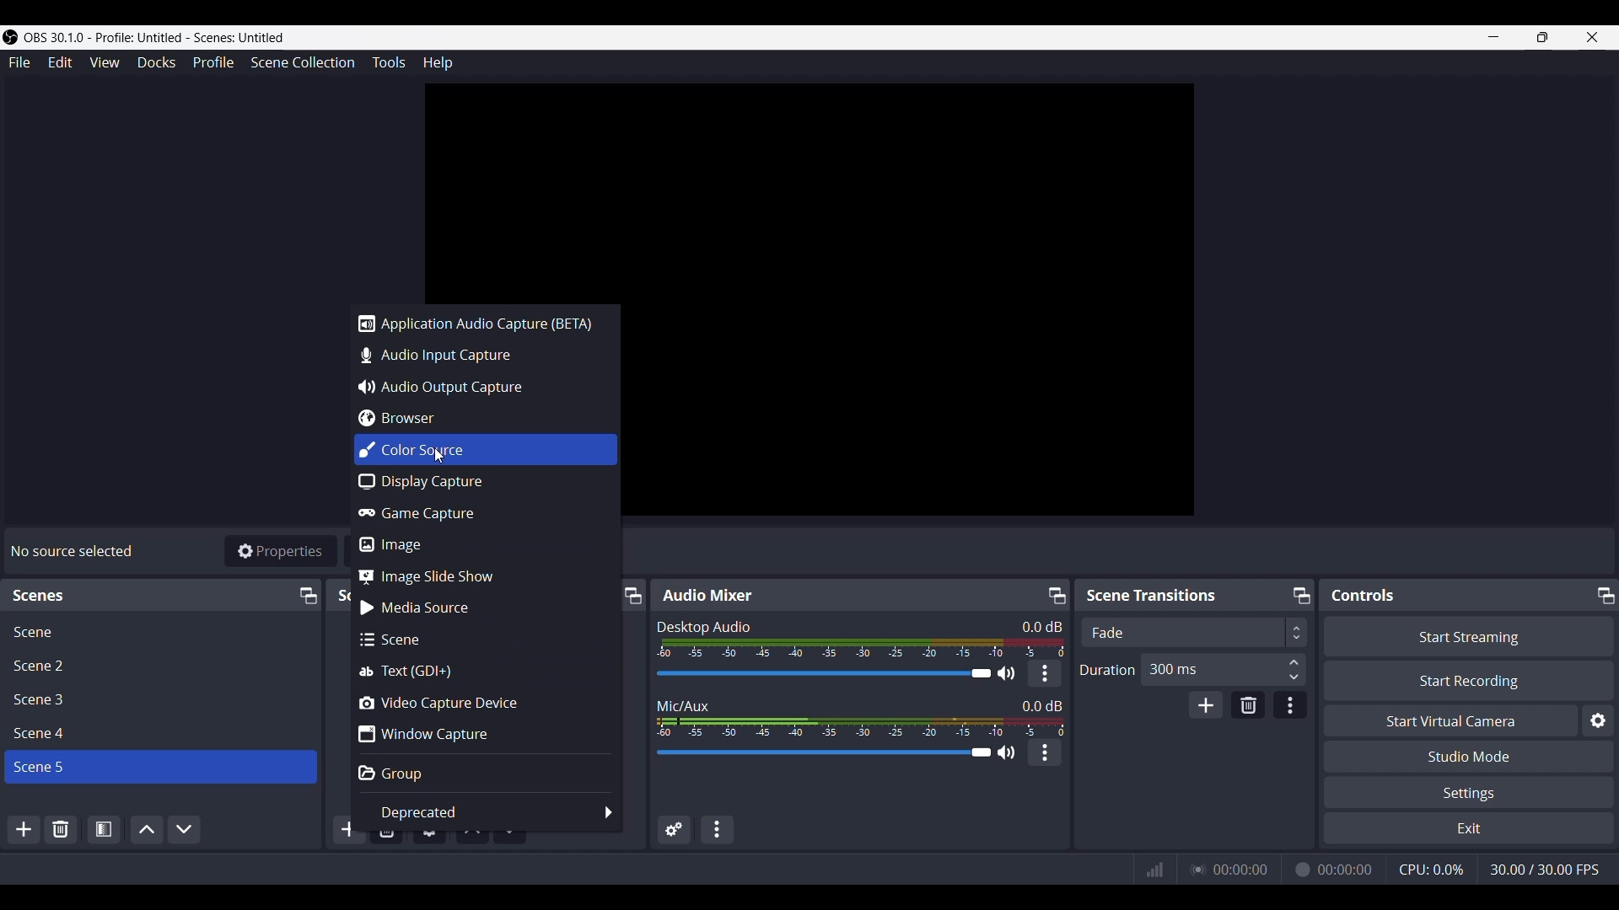  What do you see at coordinates (1597, 719) in the screenshot?
I see `Settings` at bounding box center [1597, 719].